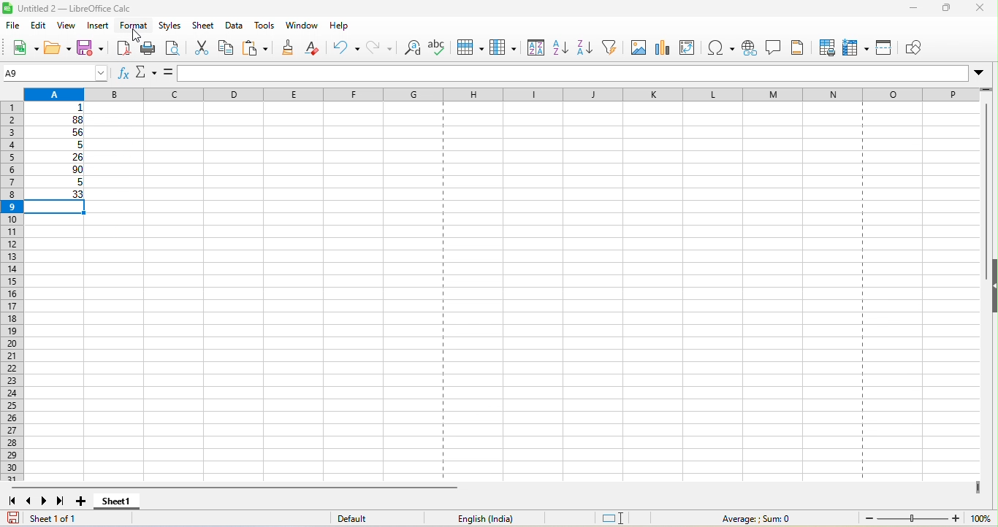  I want to click on 5, so click(59, 145).